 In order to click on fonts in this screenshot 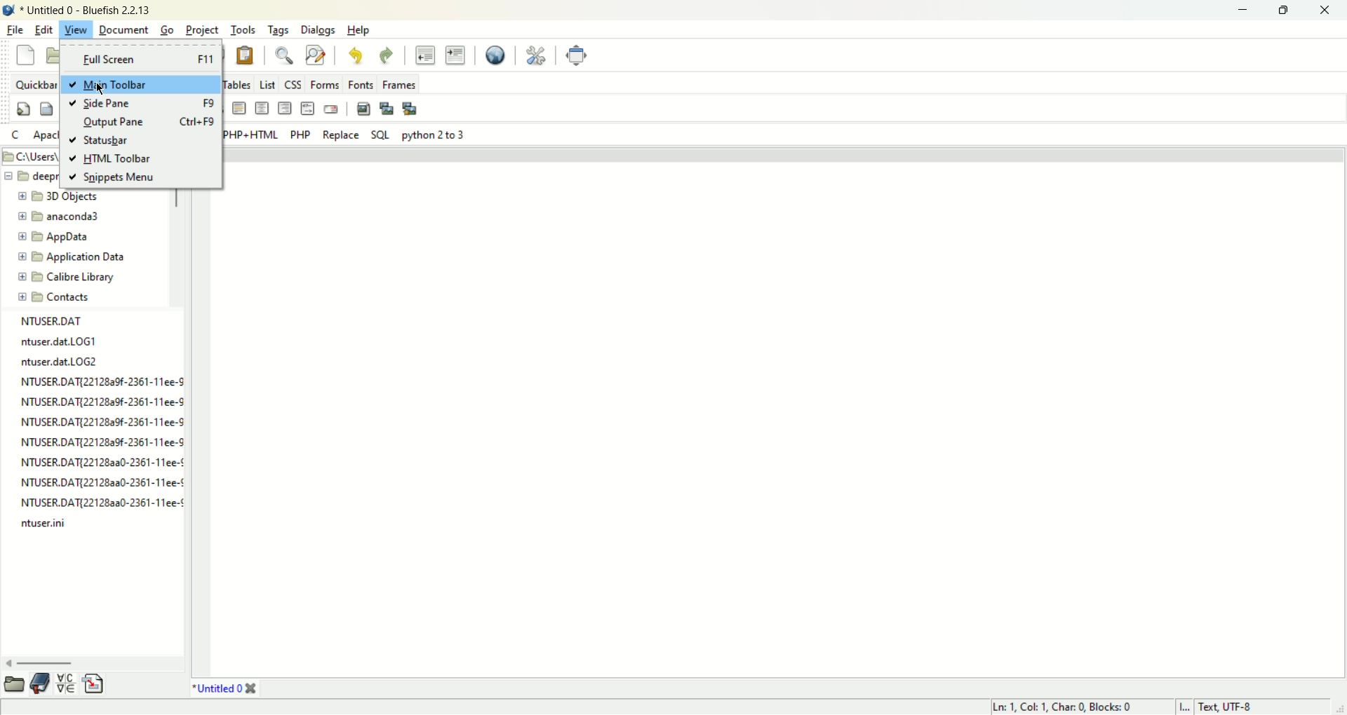, I will do `click(361, 84)`.